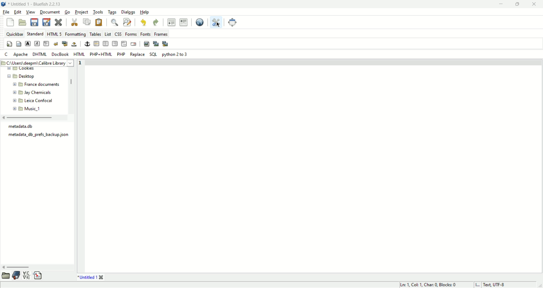 This screenshot has height=288, width=543. What do you see at coordinates (427, 284) in the screenshot?
I see `Ln: 1, Col: 1, Char: 0, Blocks: 0` at bounding box center [427, 284].